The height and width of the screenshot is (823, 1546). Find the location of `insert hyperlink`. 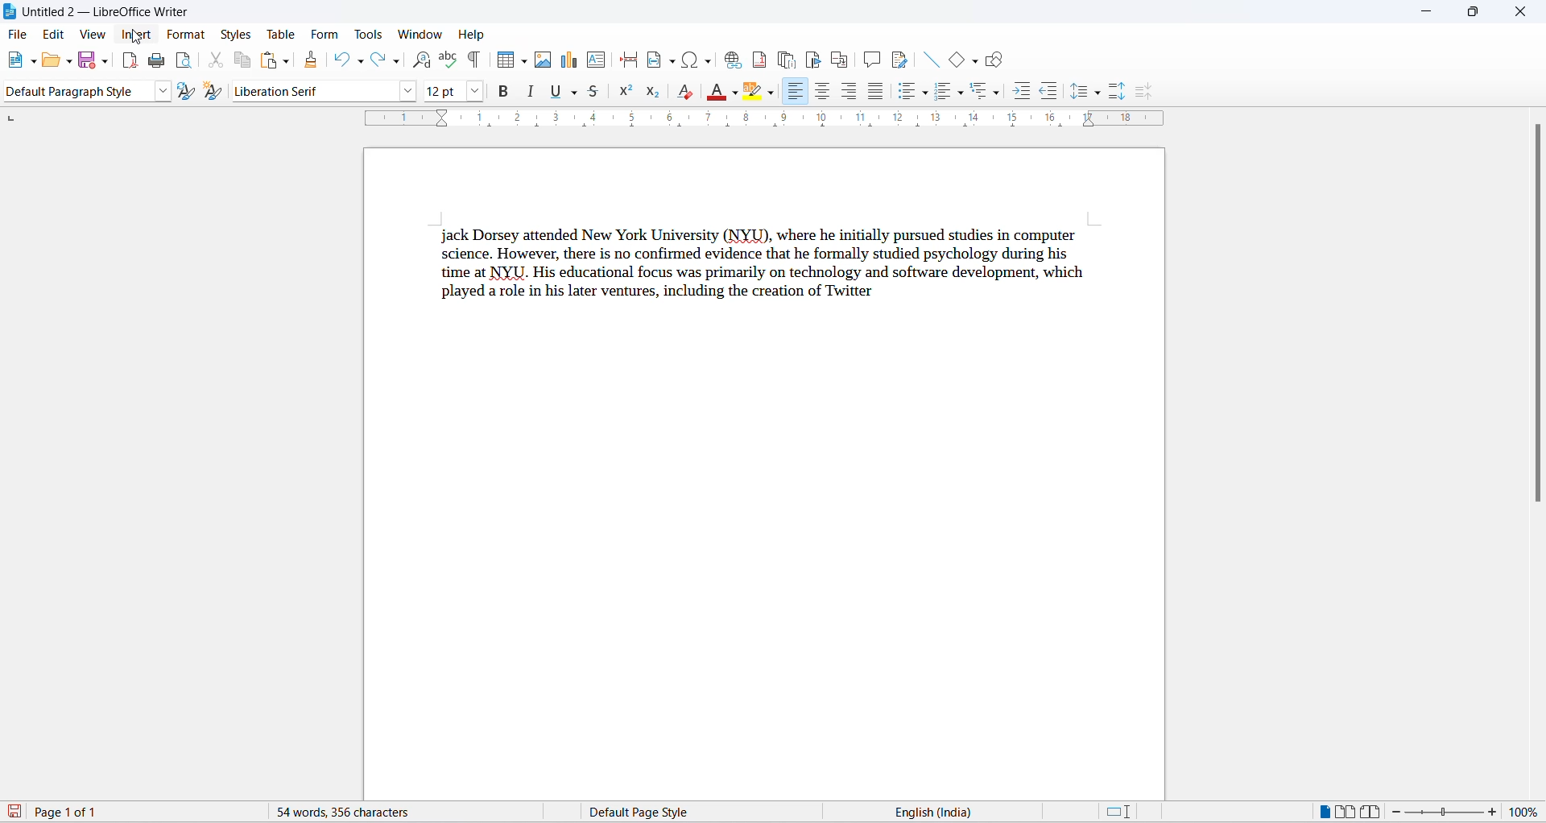

insert hyperlink is located at coordinates (729, 60).